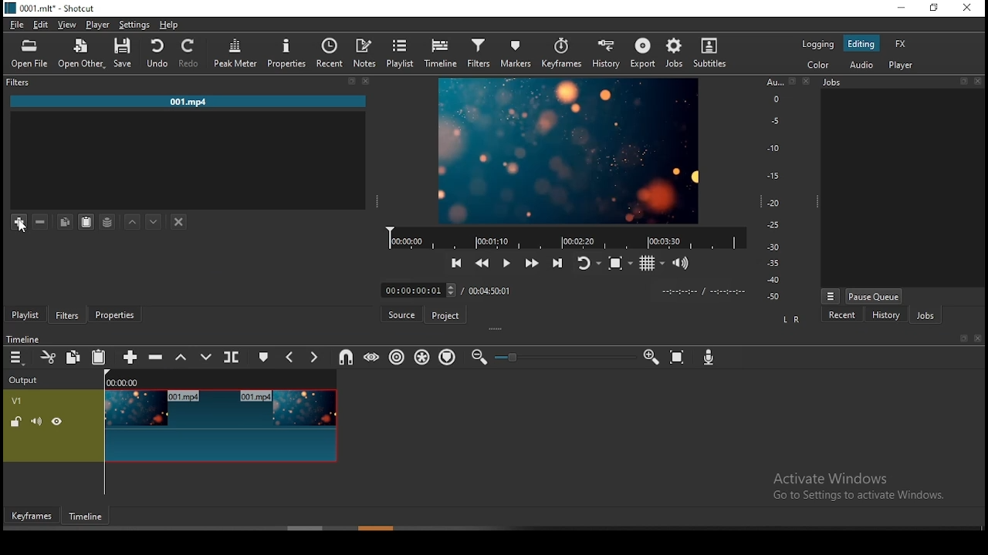 Image resolution: width=988 pixels, height=555 pixels. I want to click on scroll bar, so click(379, 528).